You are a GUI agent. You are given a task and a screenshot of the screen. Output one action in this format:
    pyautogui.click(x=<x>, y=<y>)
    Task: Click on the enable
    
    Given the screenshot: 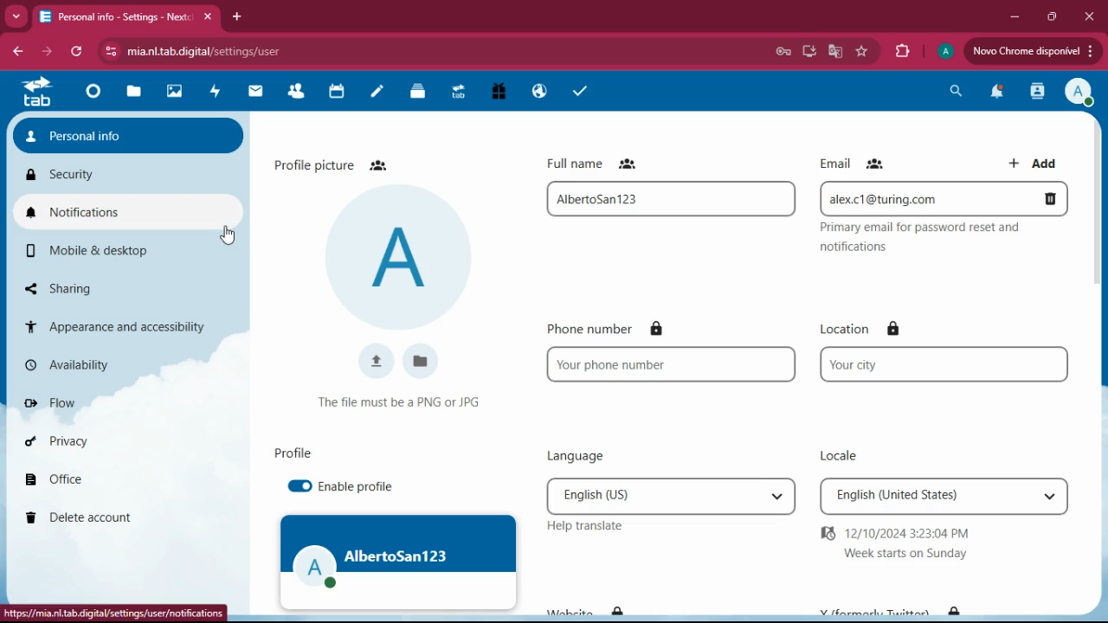 What is the action you would take?
    pyautogui.click(x=355, y=486)
    